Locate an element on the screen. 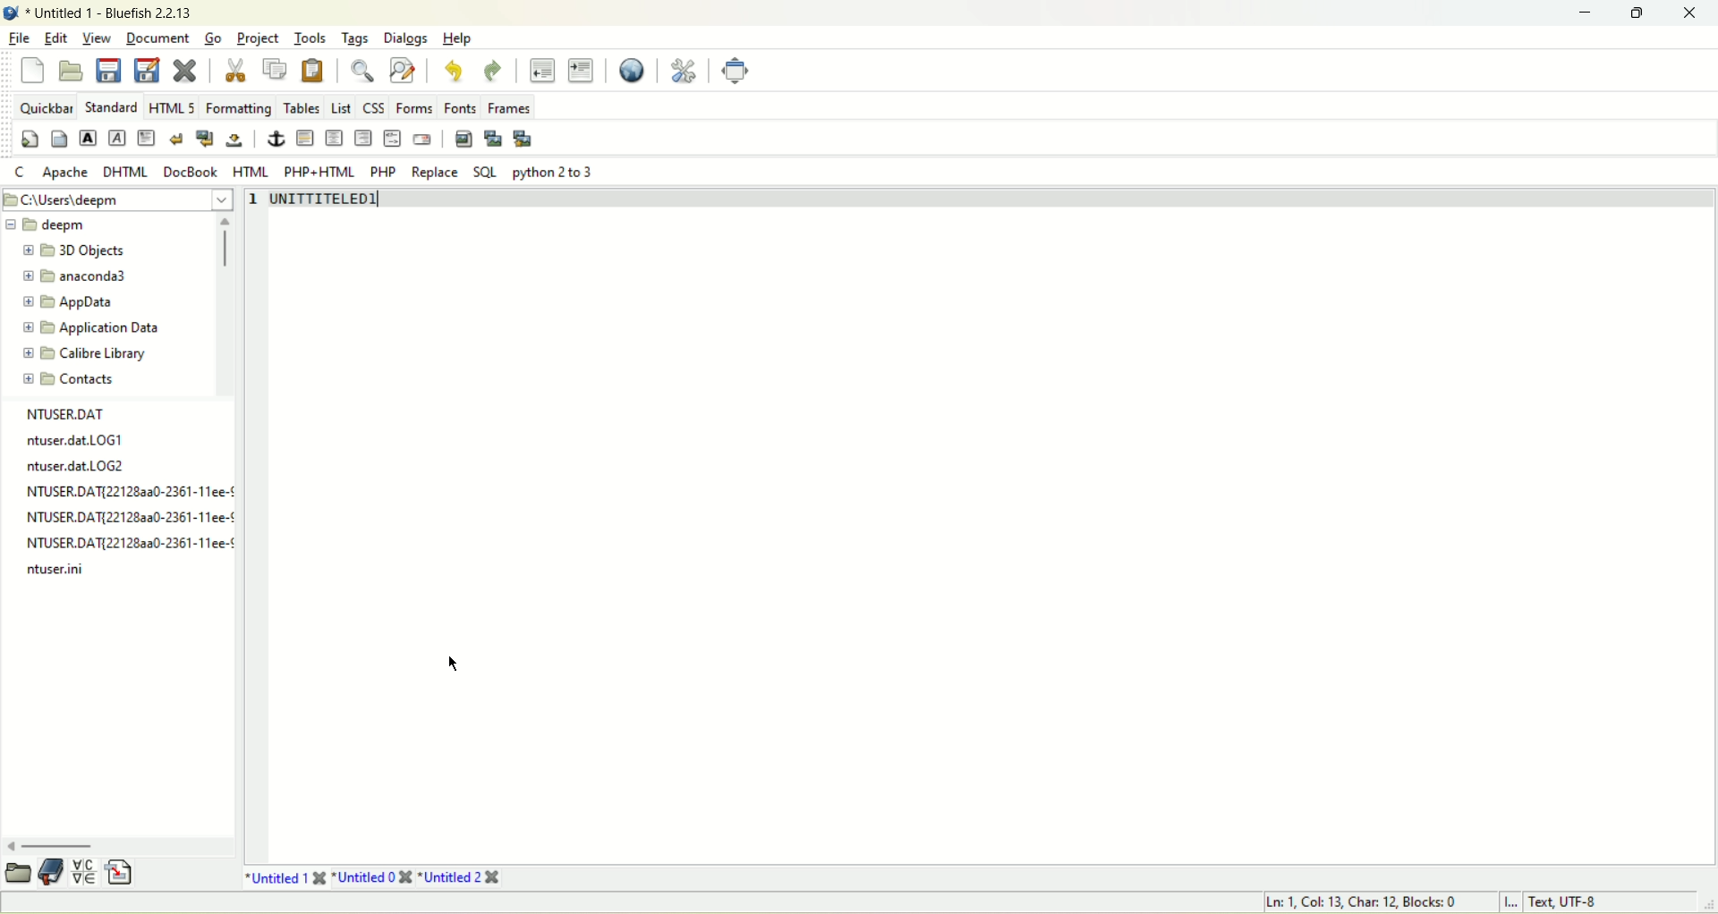 The width and height of the screenshot is (1718, 914). Tables is located at coordinates (302, 107).